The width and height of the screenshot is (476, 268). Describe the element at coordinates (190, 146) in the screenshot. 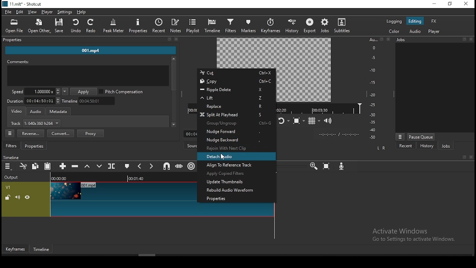

I see `source` at that location.